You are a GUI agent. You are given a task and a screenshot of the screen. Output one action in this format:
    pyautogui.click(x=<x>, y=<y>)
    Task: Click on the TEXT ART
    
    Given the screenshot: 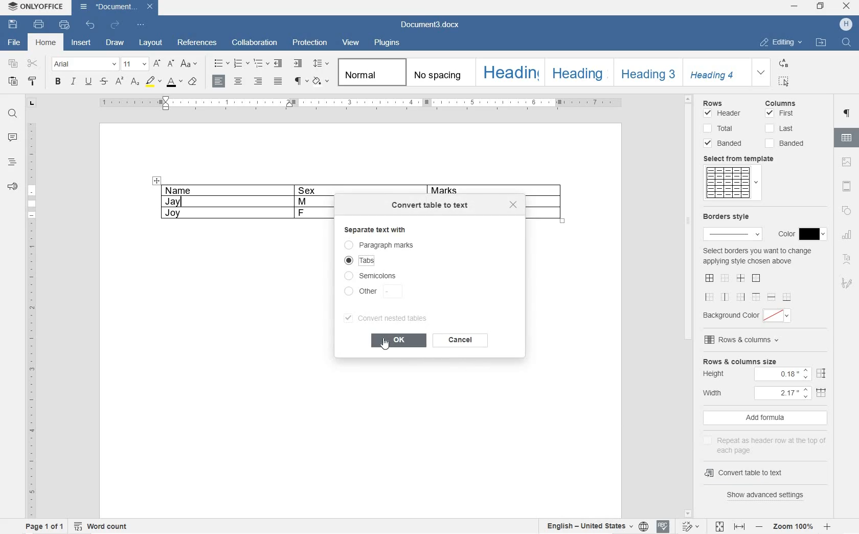 What is the action you would take?
    pyautogui.click(x=847, y=257)
    